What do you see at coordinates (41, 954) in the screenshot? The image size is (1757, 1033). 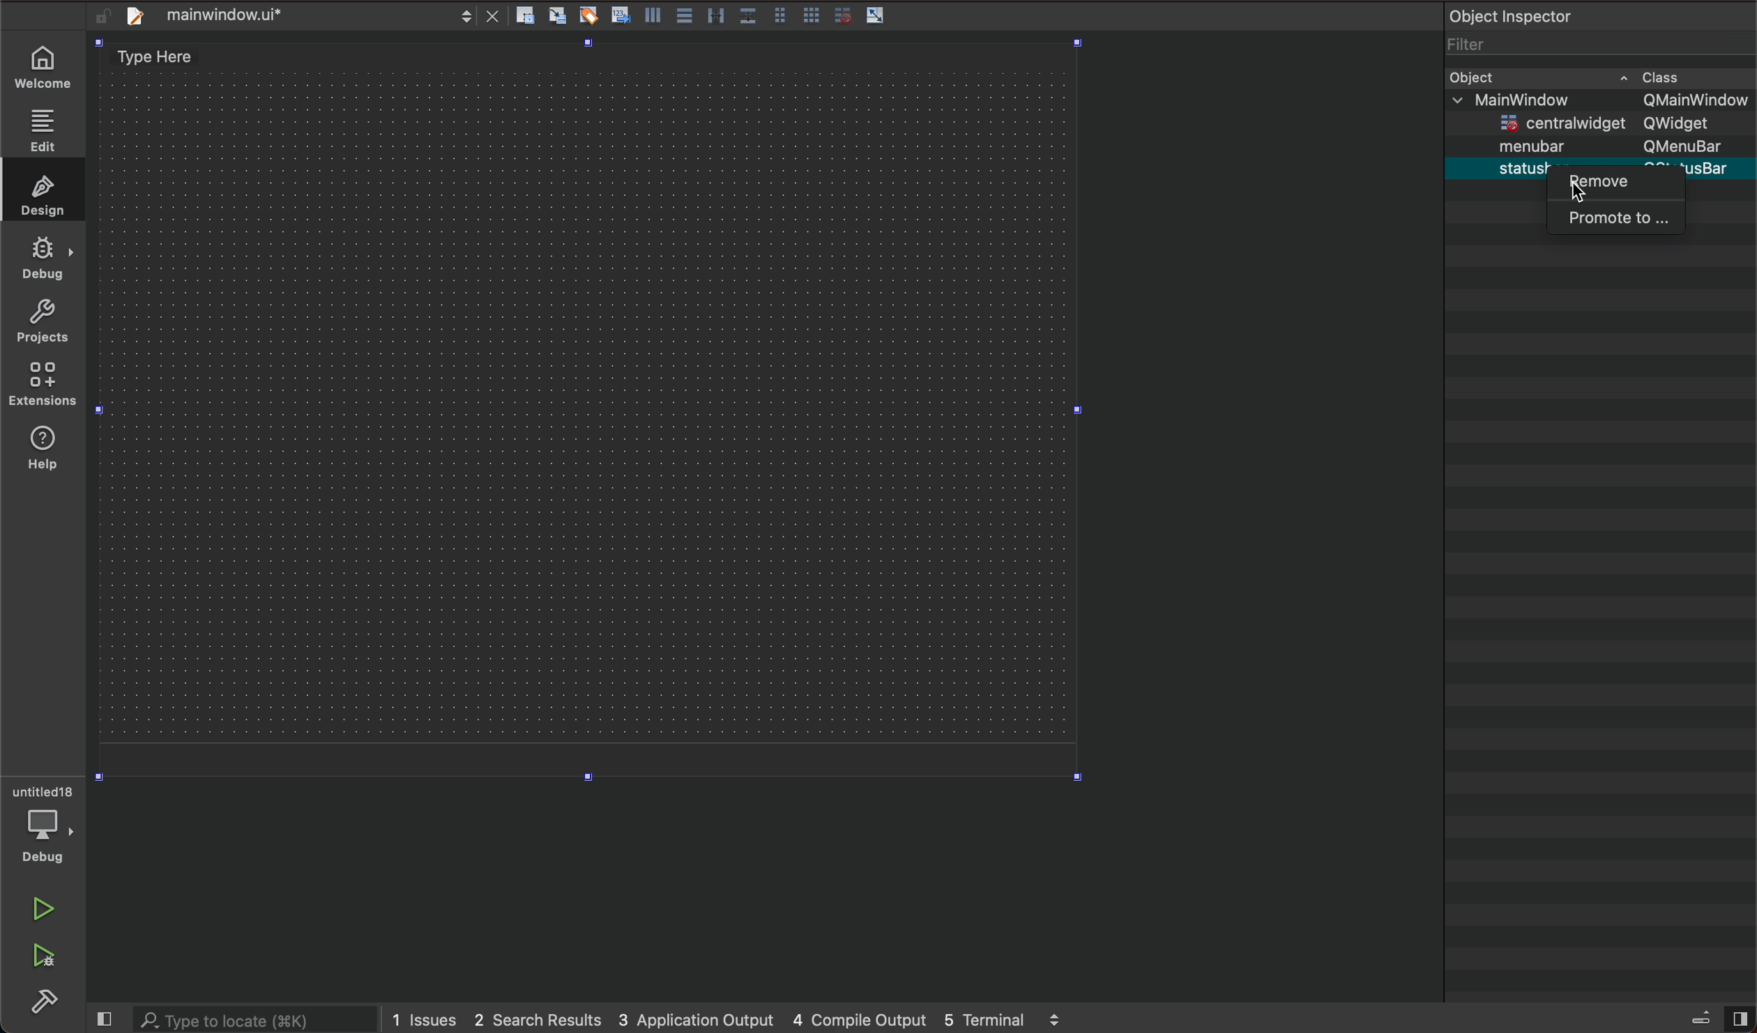 I see `run debug` at bounding box center [41, 954].